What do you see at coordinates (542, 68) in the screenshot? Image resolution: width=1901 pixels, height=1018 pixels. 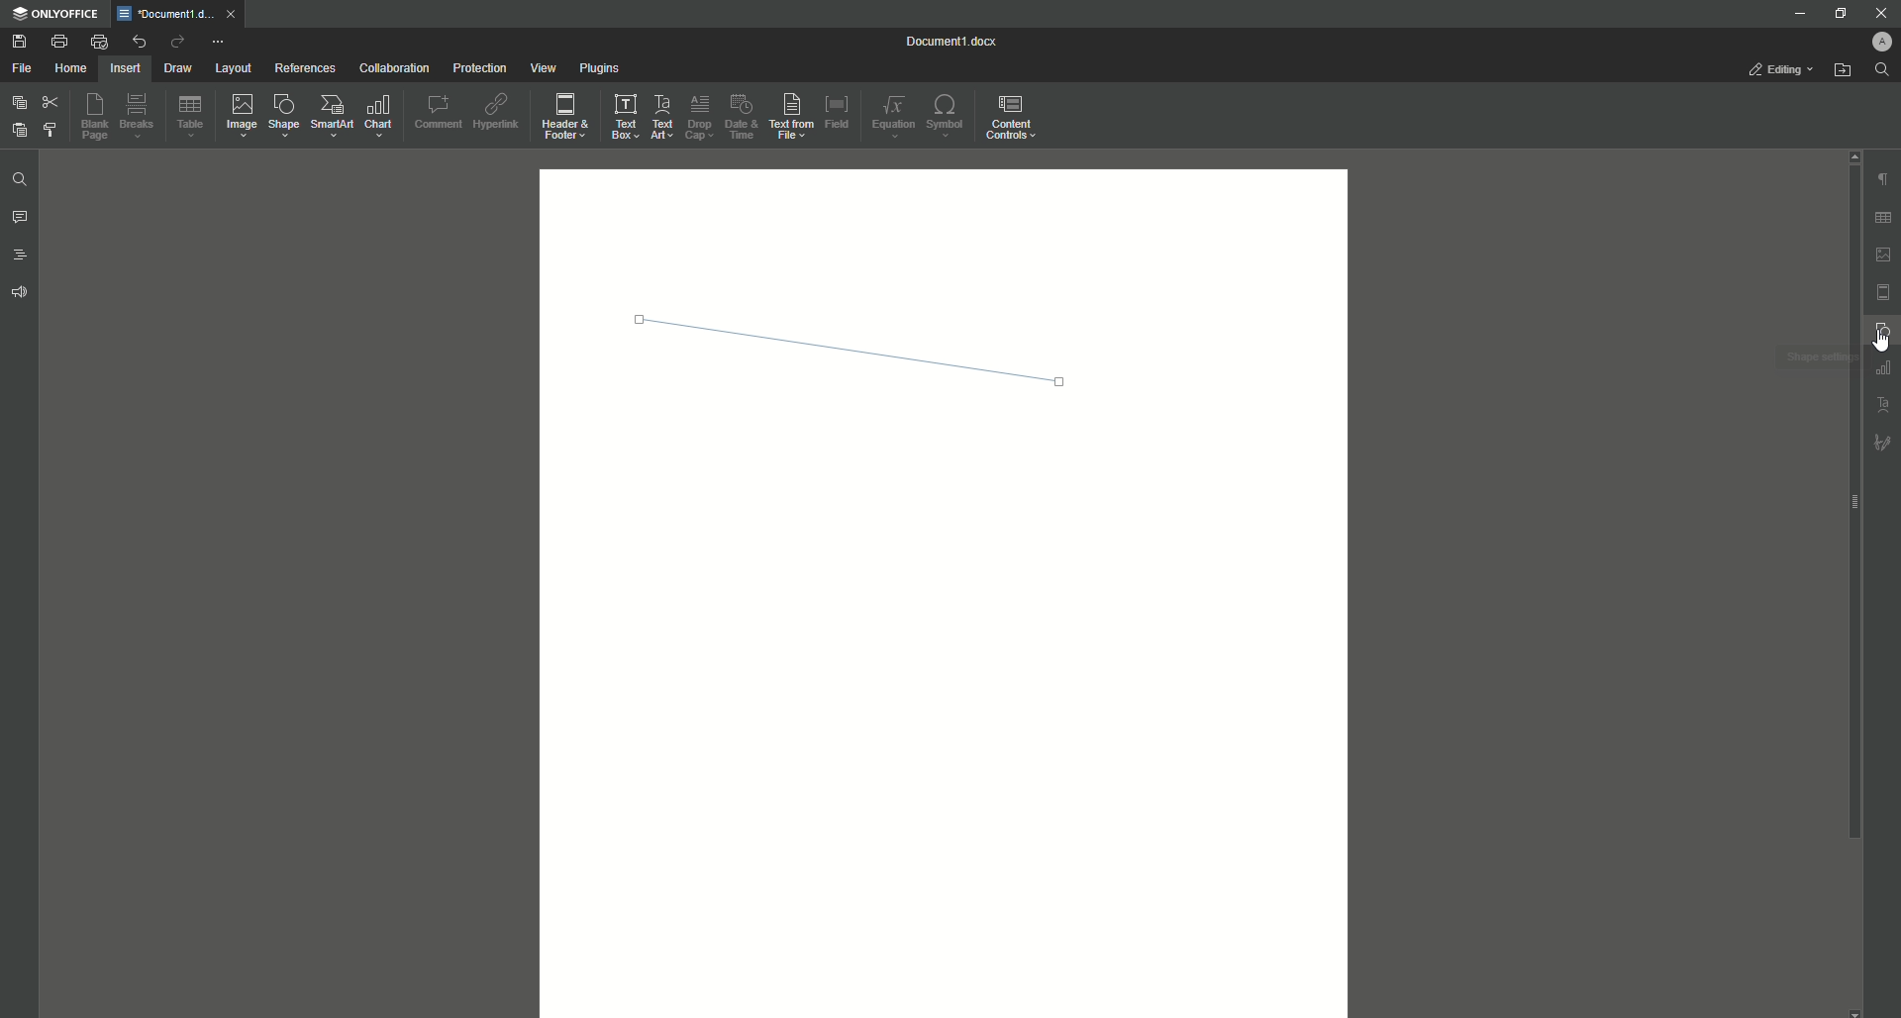 I see `View` at bounding box center [542, 68].